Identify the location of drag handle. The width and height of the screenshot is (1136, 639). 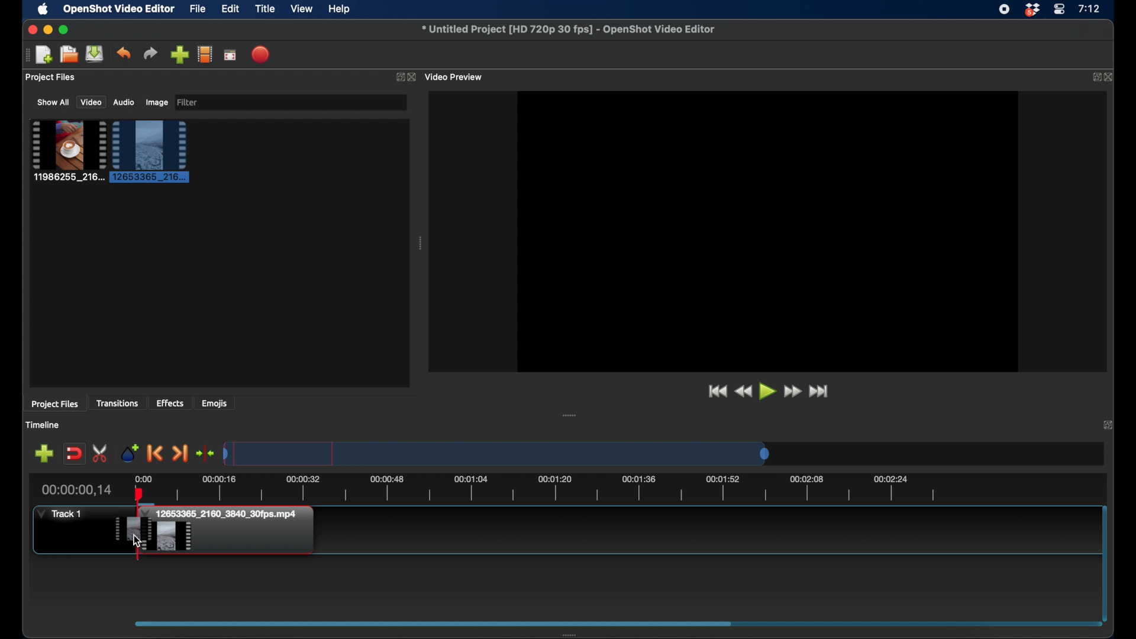
(433, 622).